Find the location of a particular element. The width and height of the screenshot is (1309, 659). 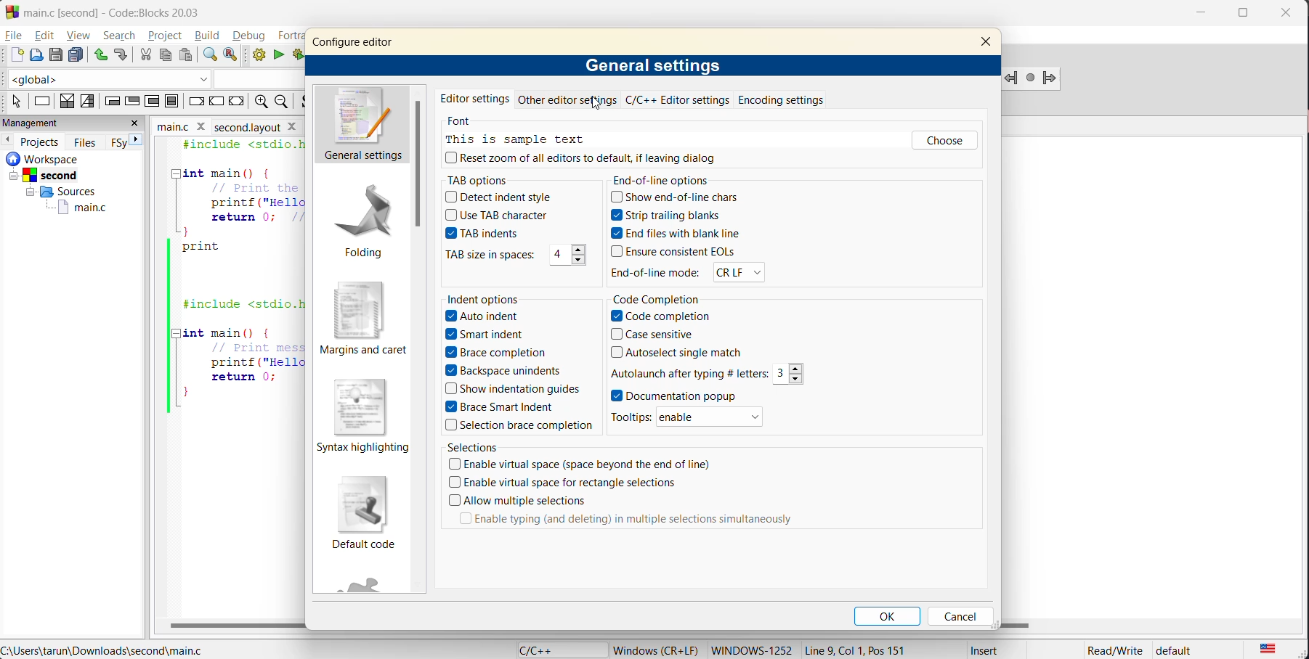

run is located at coordinates (278, 54).